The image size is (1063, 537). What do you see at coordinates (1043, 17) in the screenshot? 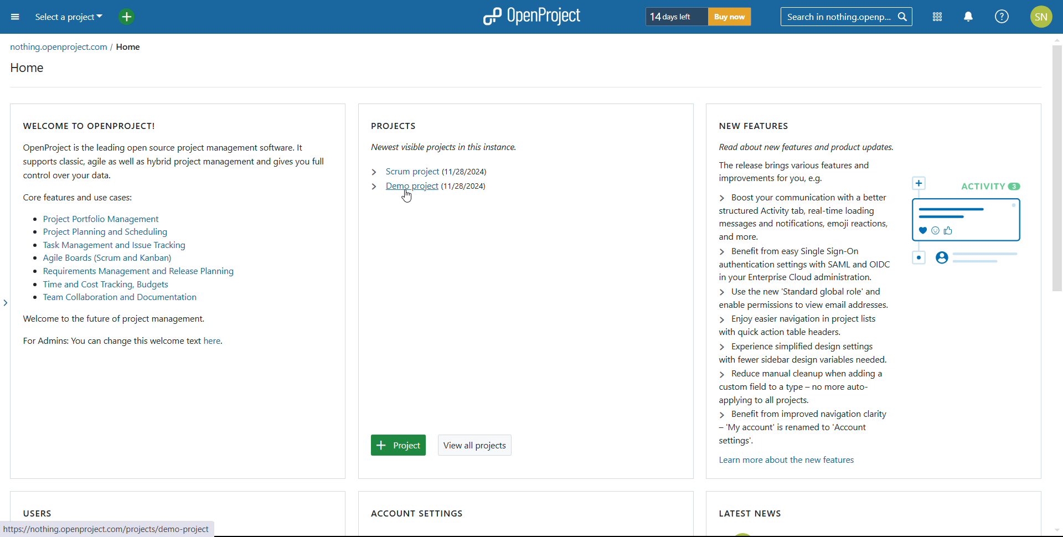
I see `account` at bounding box center [1043, 17].